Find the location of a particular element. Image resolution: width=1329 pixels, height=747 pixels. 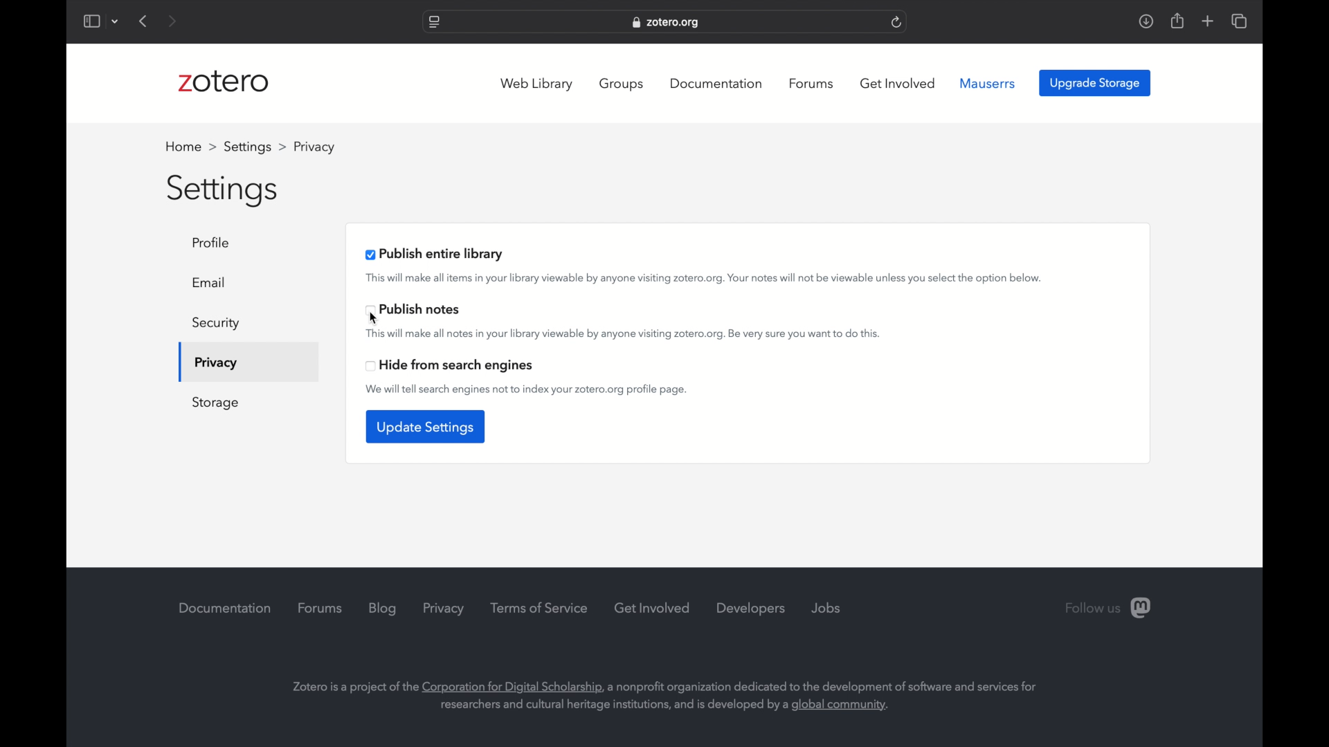

zotero is located at coordinates (224, 81).